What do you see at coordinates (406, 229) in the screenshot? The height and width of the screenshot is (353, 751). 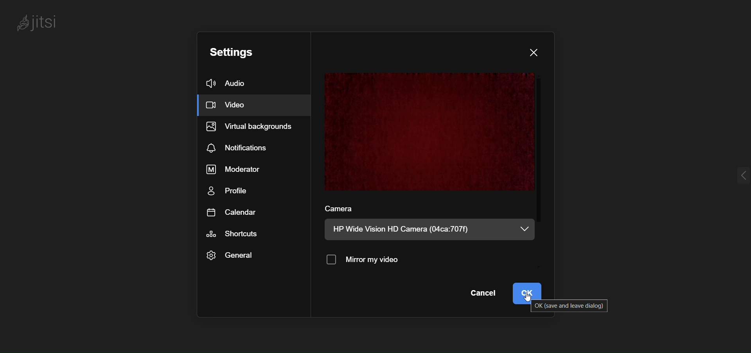 I see `HP Wide Vision HD Camera (04ca:707f)` at bounding box center [406, 229].